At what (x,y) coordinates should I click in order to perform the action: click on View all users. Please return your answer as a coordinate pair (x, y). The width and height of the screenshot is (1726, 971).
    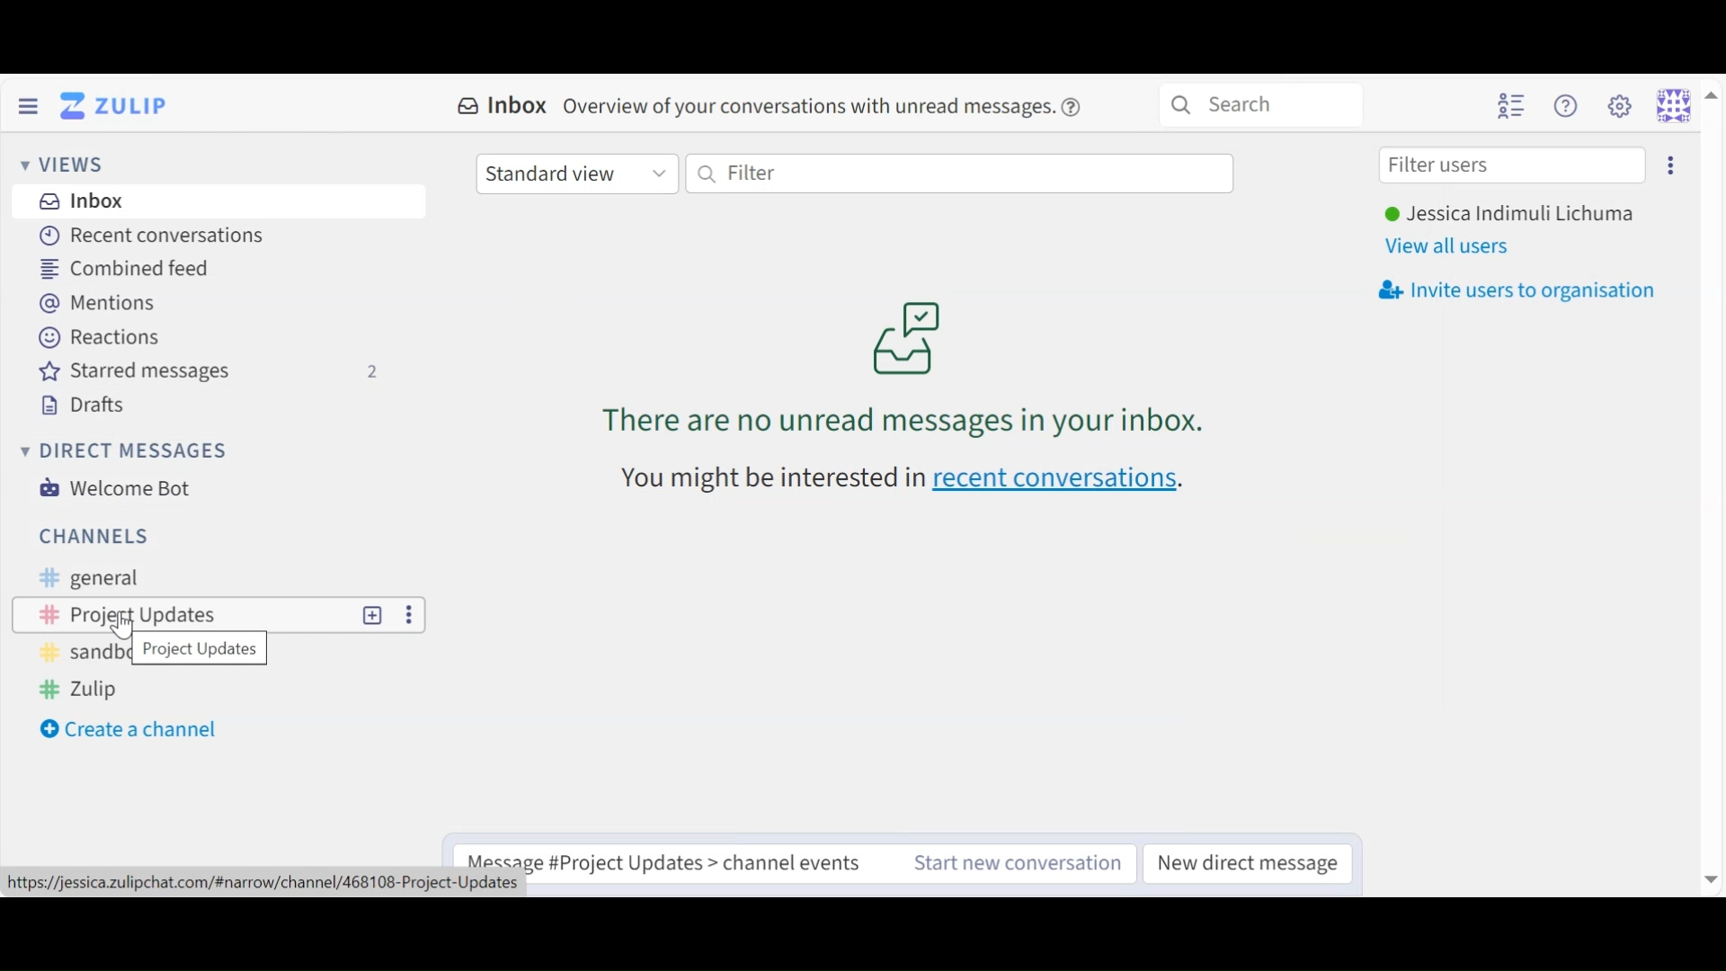
    Looking at the image, I should click on (1454, 245).